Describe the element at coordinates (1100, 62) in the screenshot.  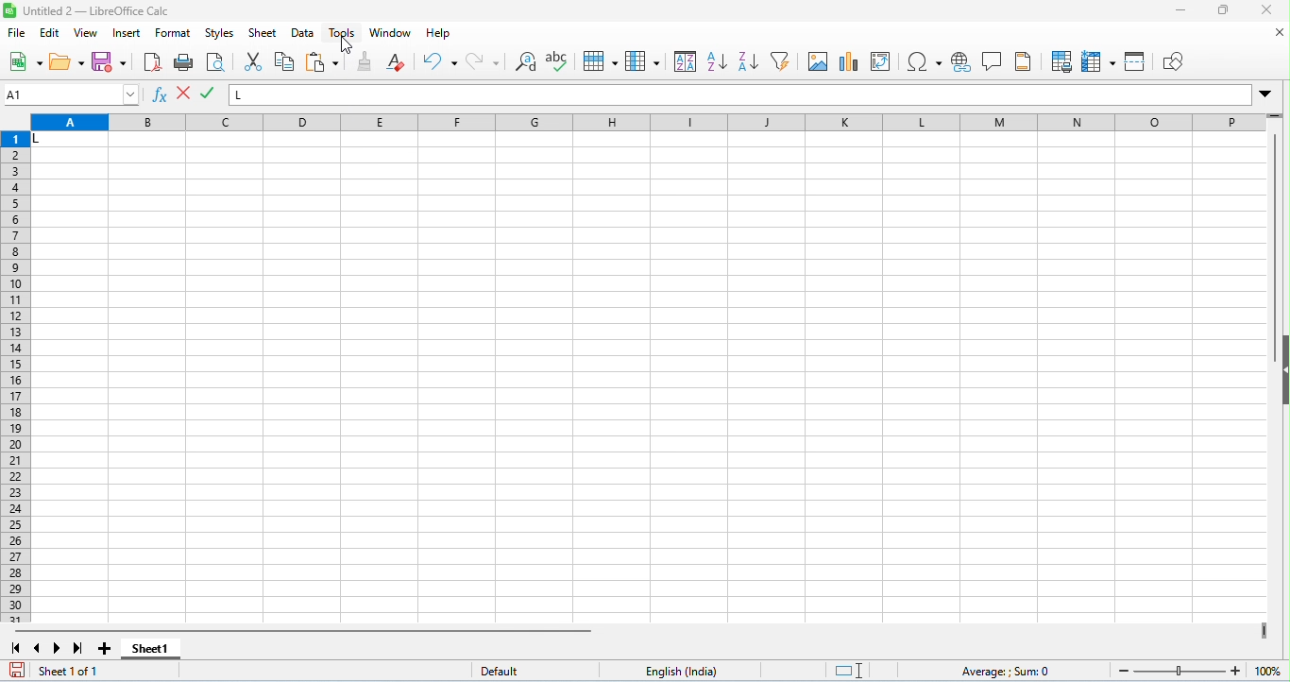
I see `freeze rows and columns` at that location.